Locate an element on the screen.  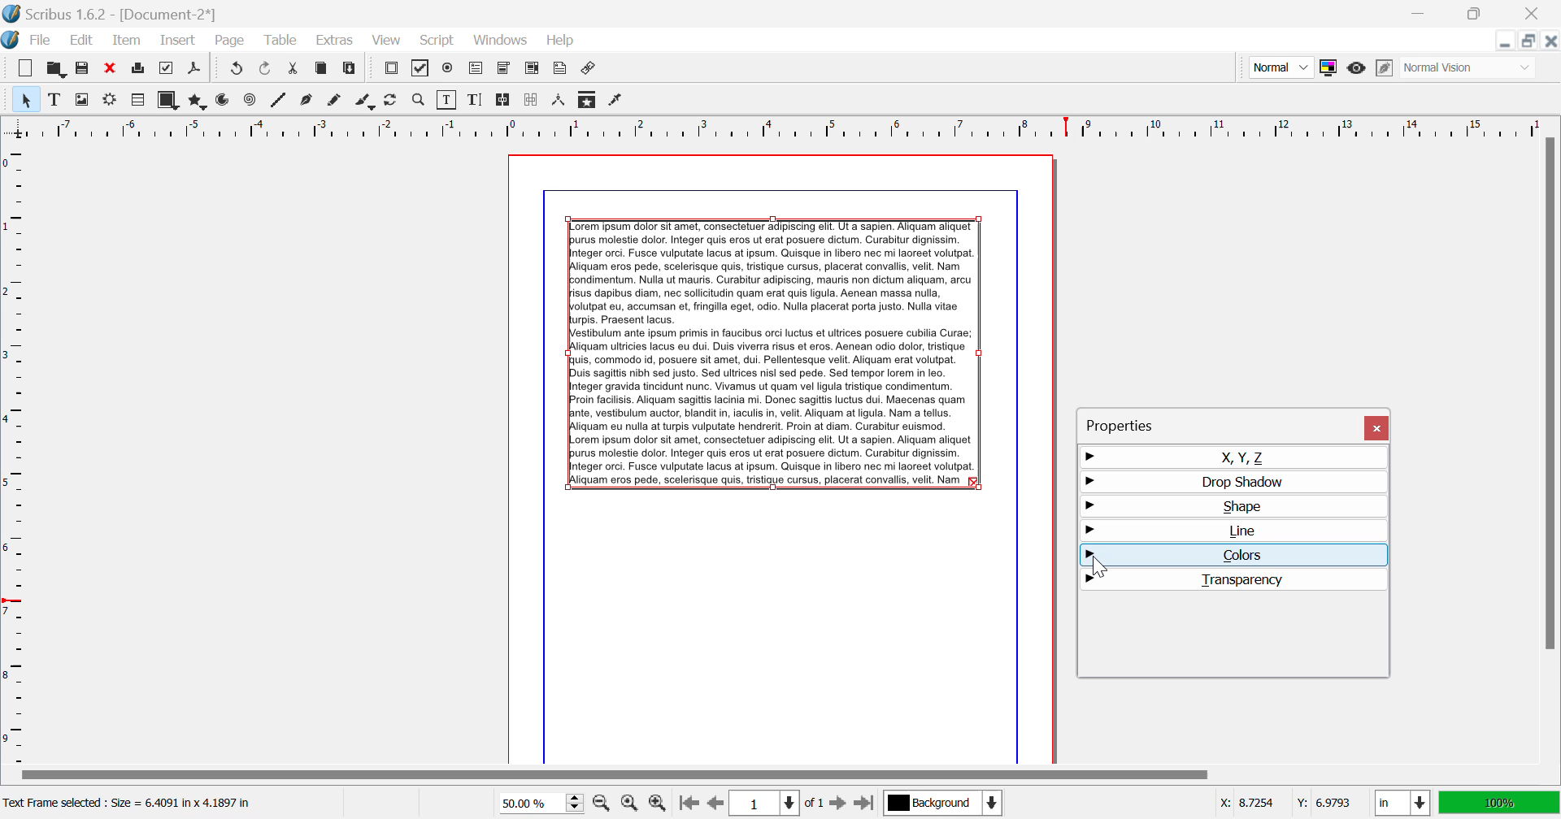
Page is located at coordinates (228, 41).